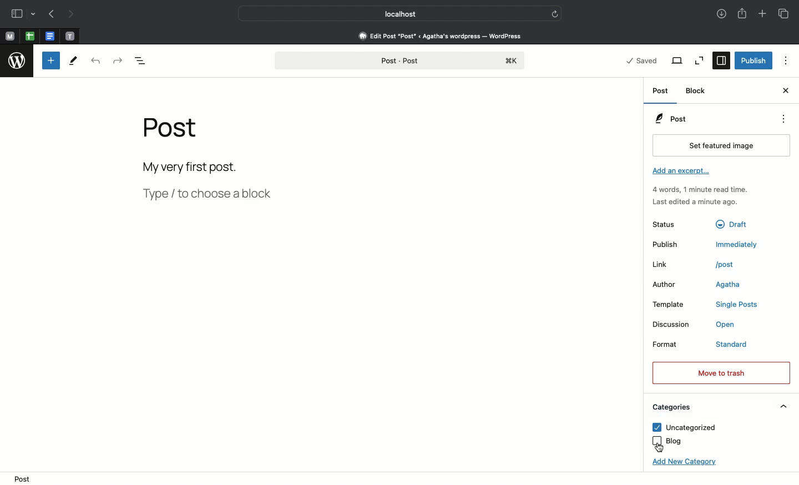  Describe the element at coordinates (670, 285) in the screenshot. I see `Author` at that location.